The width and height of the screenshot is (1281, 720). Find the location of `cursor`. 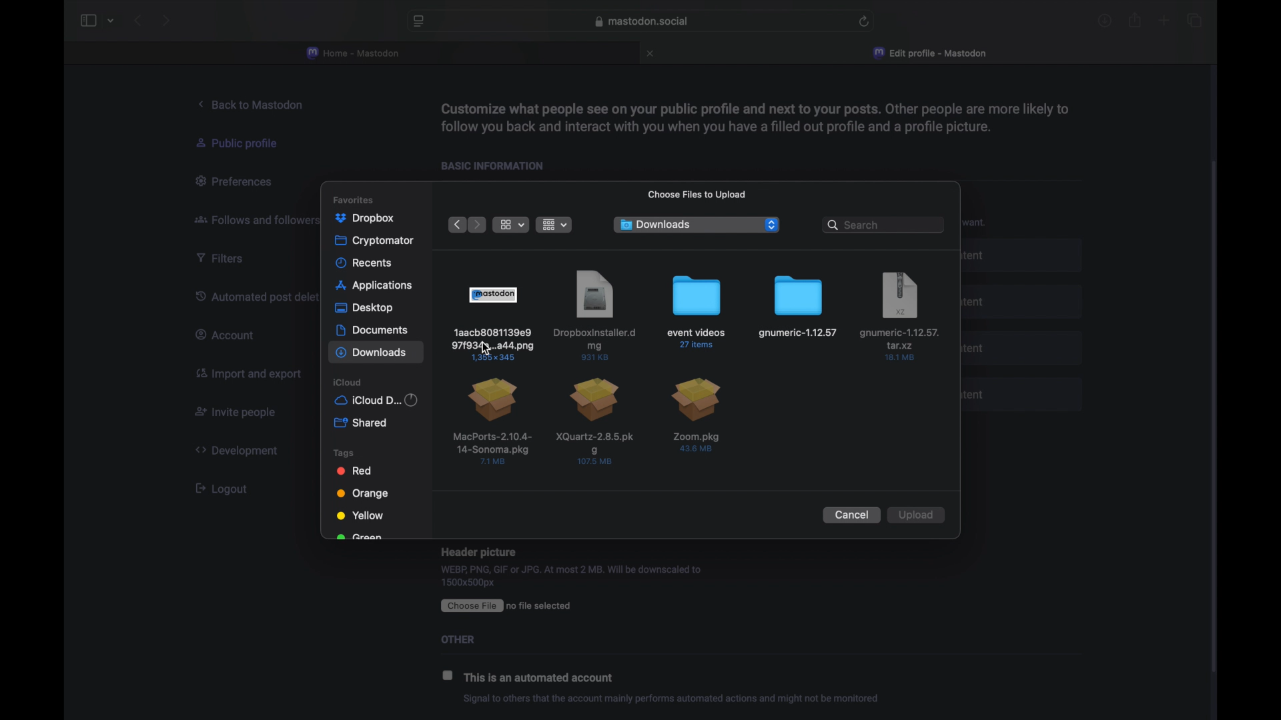

cursor is located at coordinates (490, 350).